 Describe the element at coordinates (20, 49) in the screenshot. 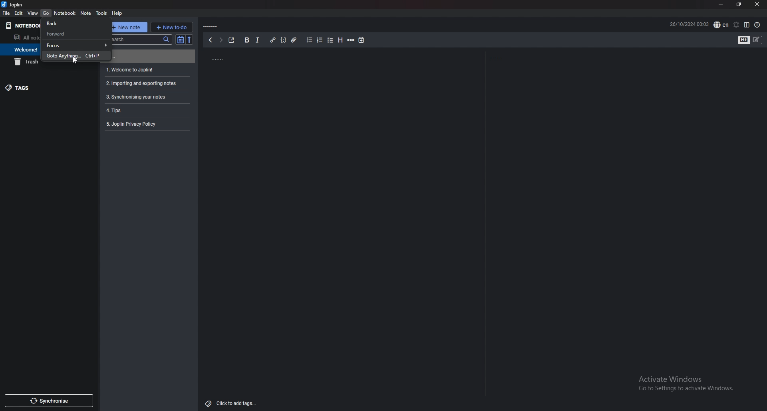

I see `welcome` at that location.